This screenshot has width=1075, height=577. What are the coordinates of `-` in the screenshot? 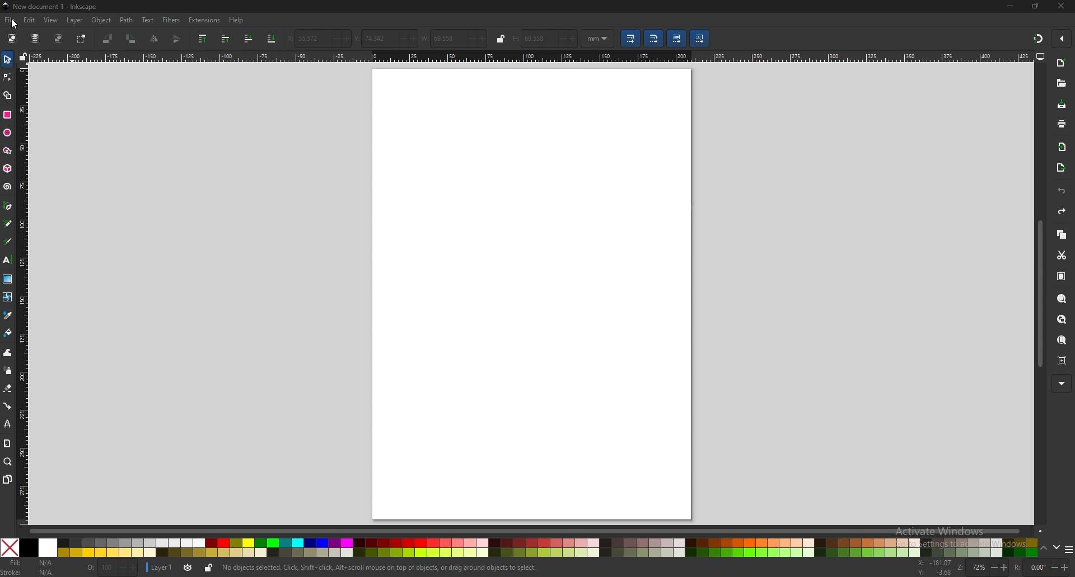 It's located at (469, 39).